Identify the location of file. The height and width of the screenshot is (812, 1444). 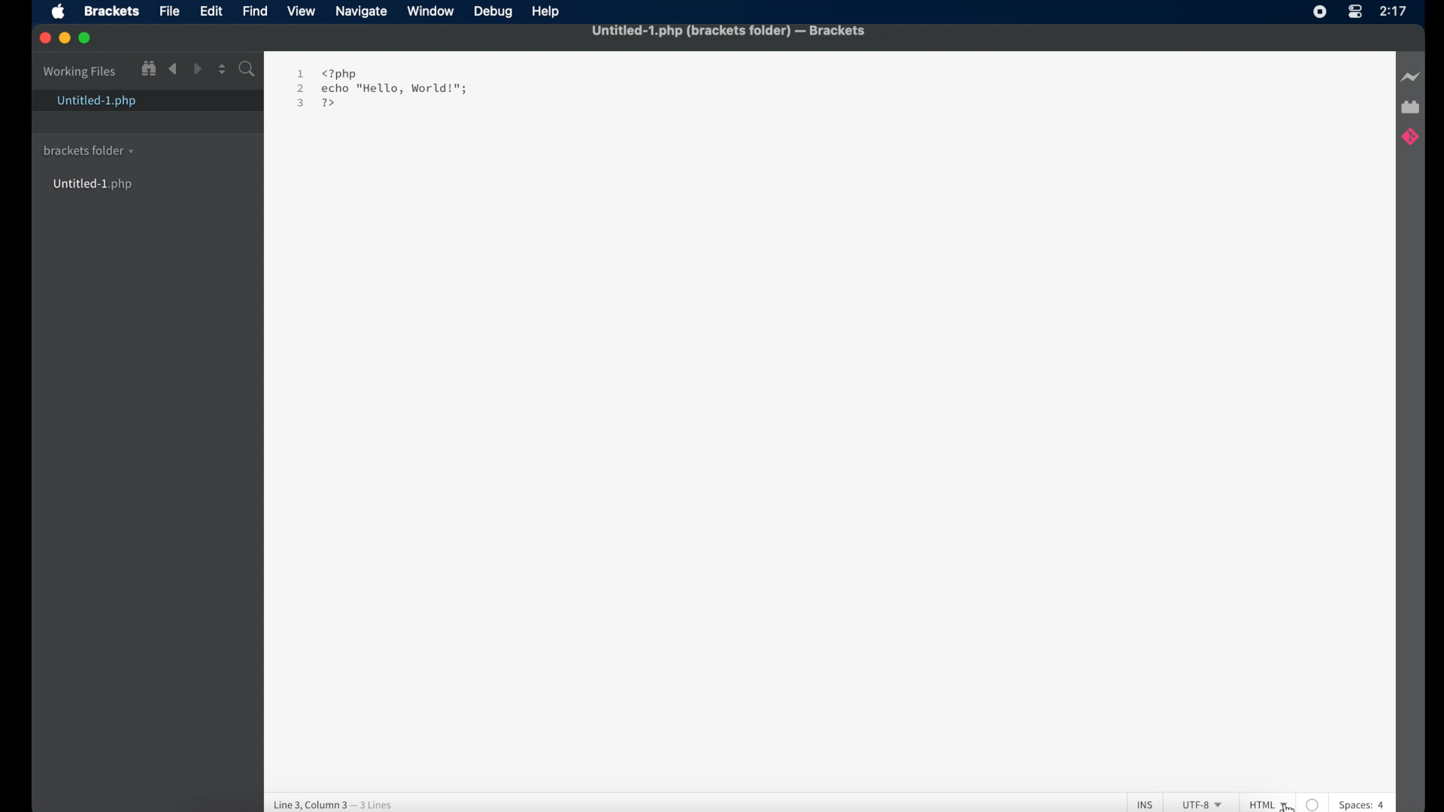
(169, 13).